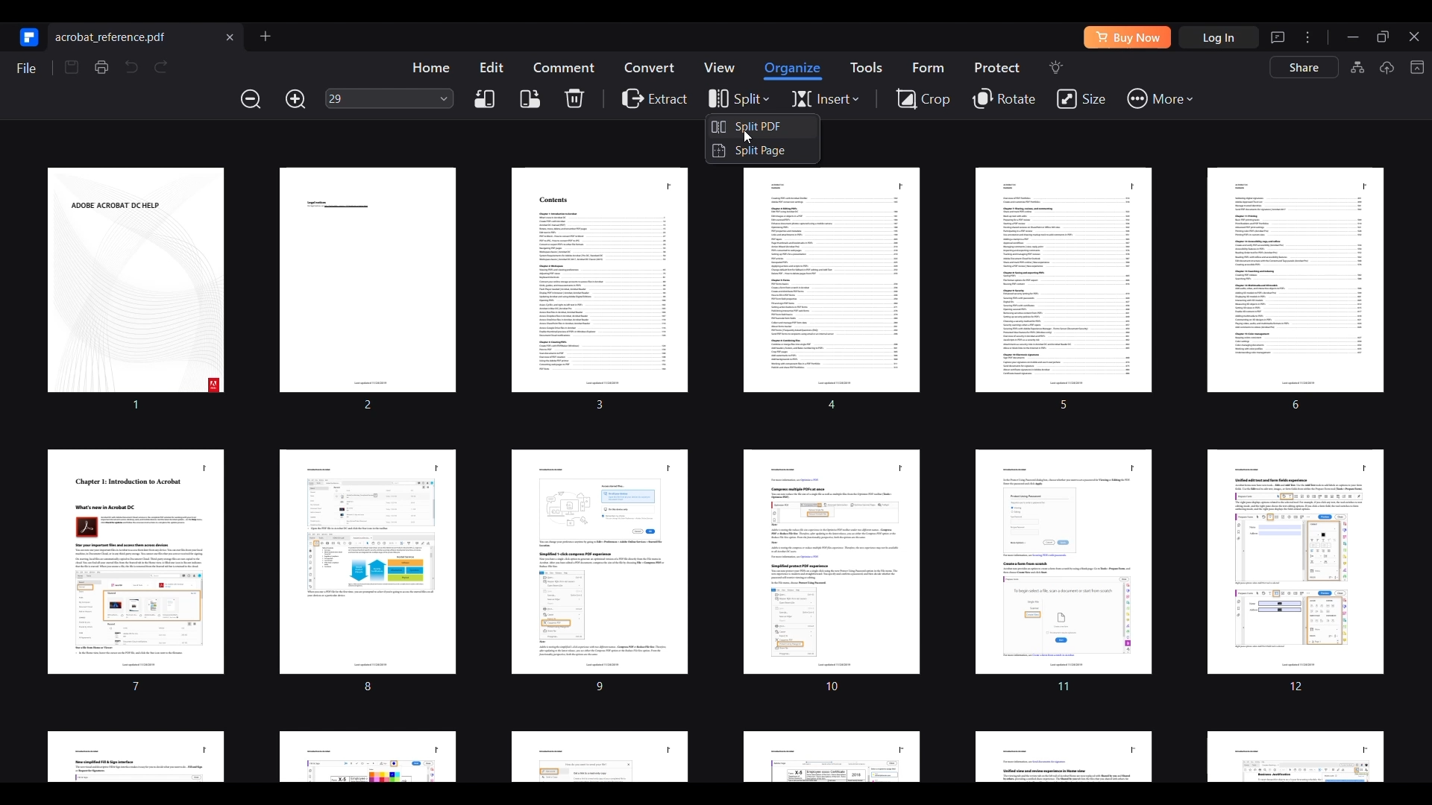 This screenshot has height=805, width=1432. I want to click on Message center, so click(1278, 37).